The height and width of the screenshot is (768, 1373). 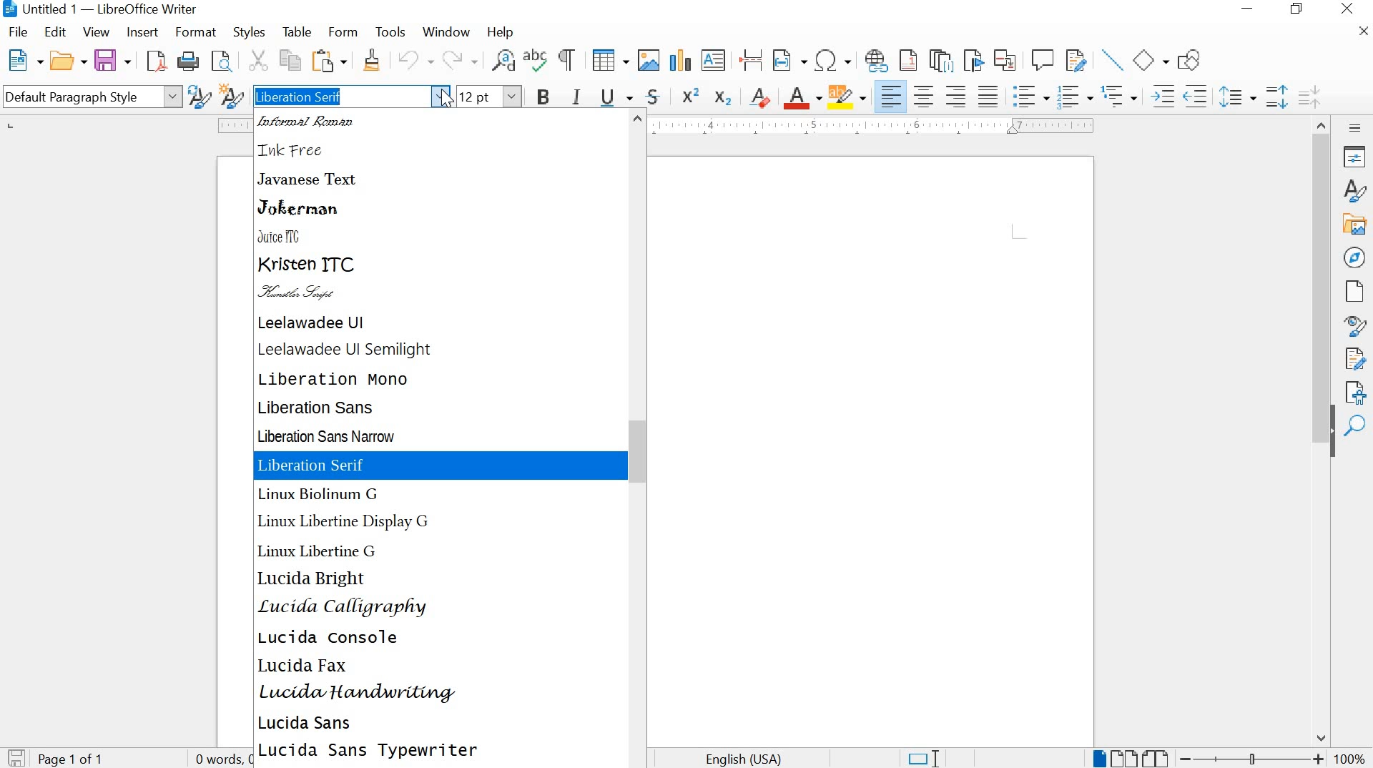 I want to click on INCREASE PARAGRAPH SPACING, so click(x=1277, y=95).